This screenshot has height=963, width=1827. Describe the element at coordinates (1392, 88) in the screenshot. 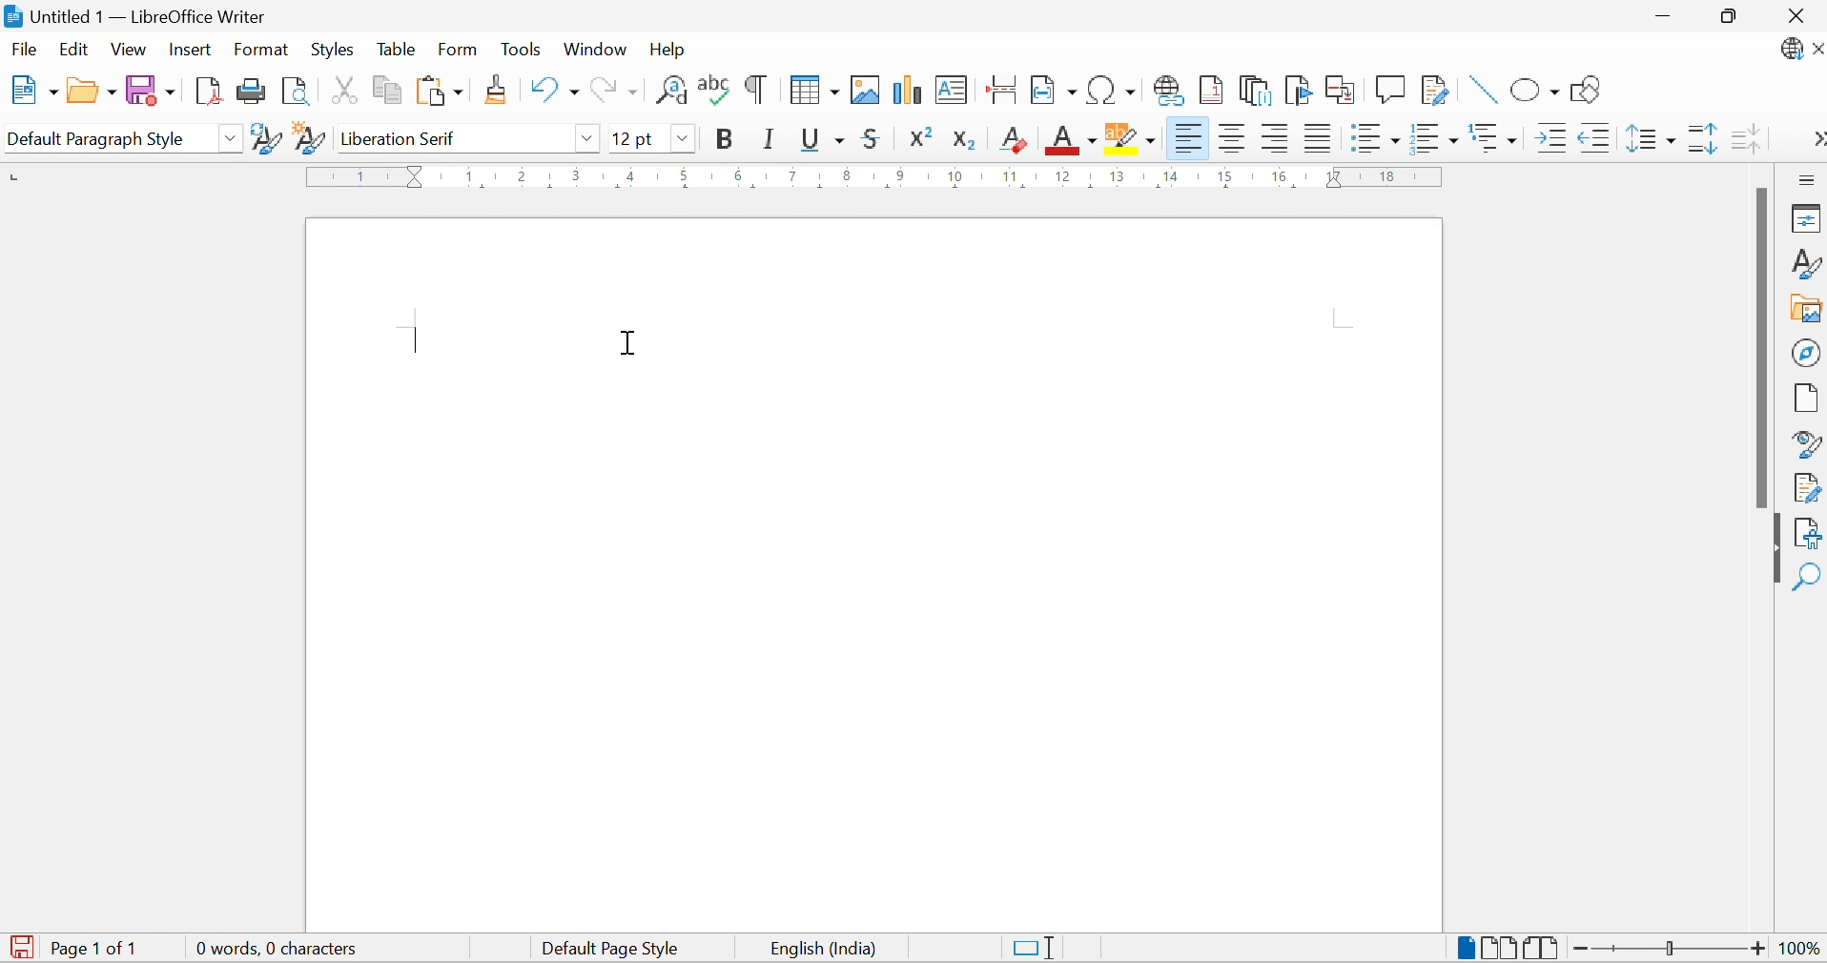

I see `Insert Comment` at that location.